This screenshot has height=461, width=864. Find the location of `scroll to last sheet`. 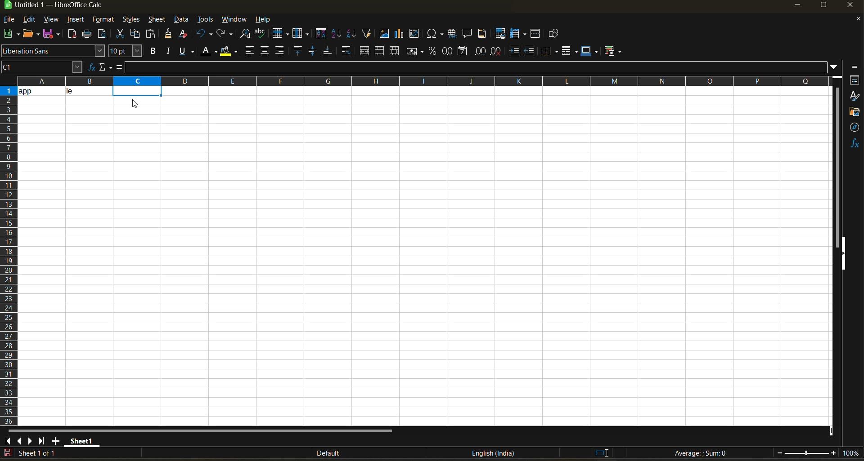

scroll to last sheet is located at coordinates (42, 441).